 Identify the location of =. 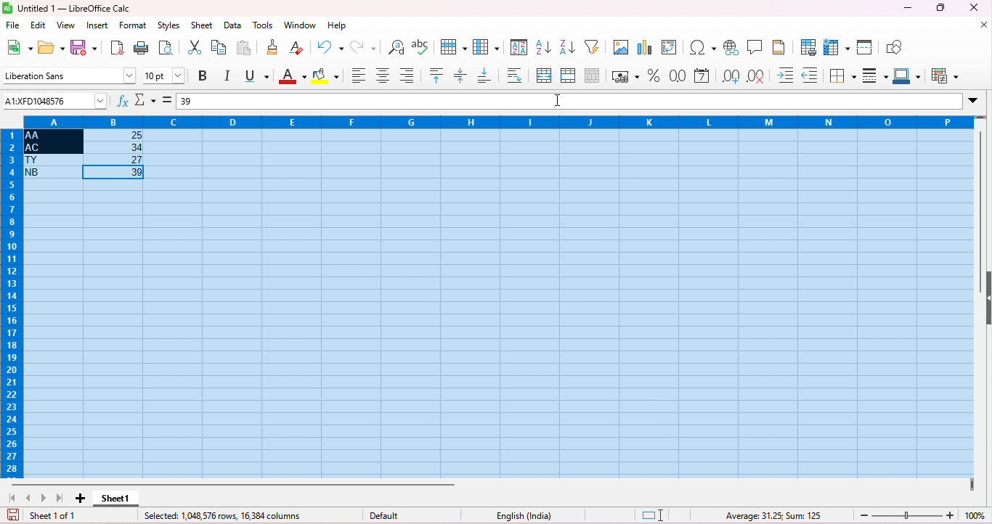
(168, 100).